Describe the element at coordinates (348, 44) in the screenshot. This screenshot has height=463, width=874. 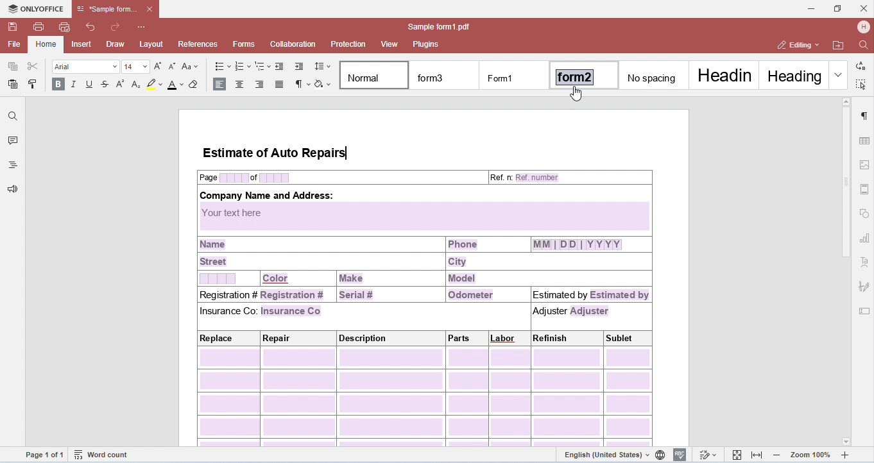
I see `protection` at that location.